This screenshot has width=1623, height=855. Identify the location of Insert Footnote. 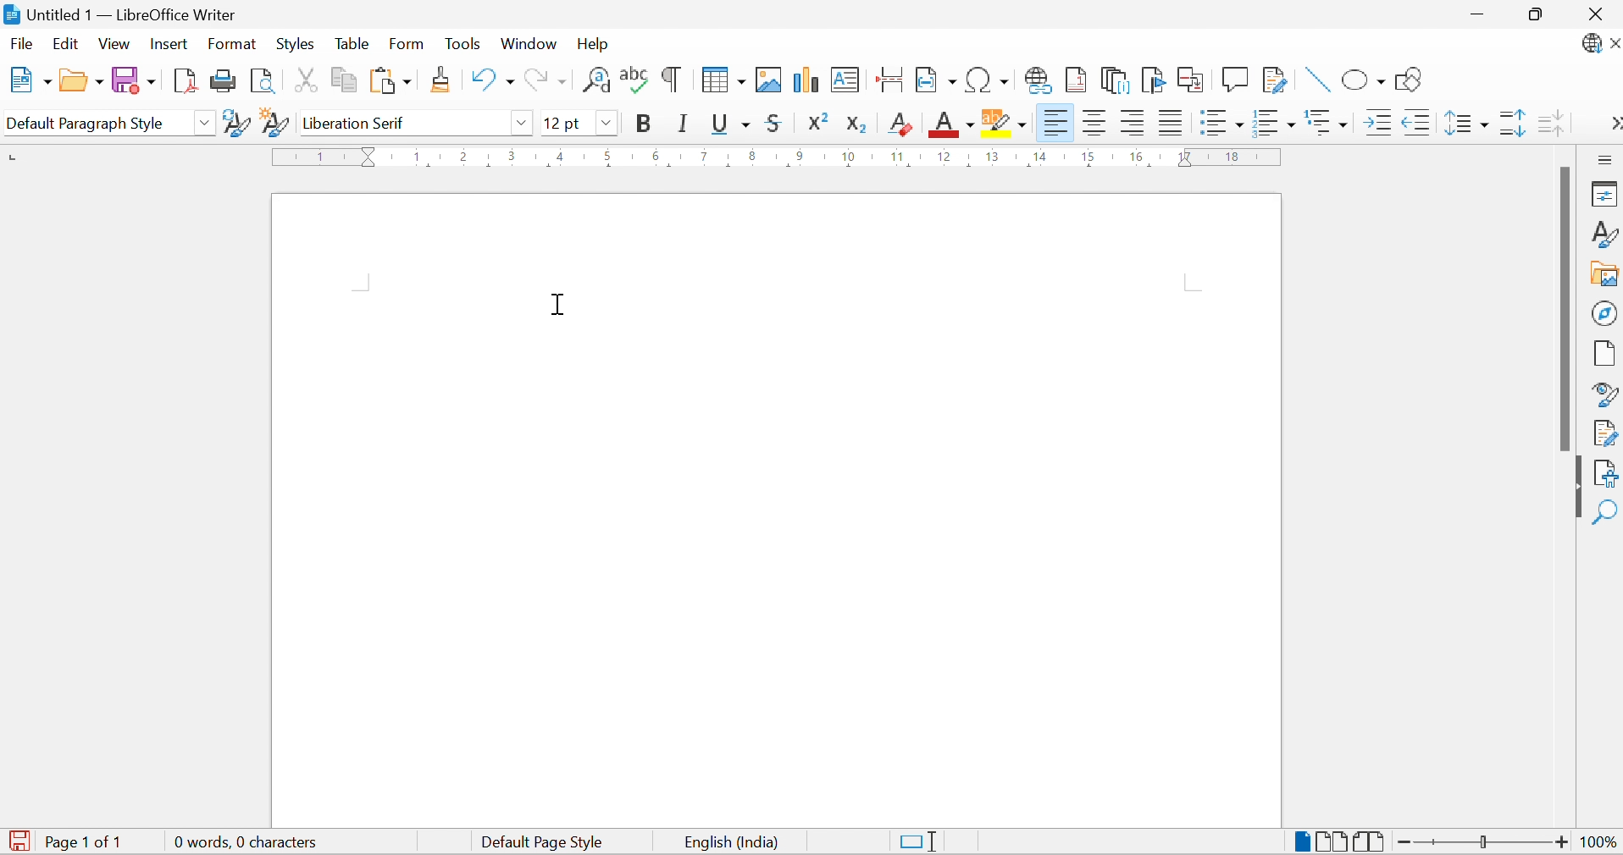
(1075, 80).